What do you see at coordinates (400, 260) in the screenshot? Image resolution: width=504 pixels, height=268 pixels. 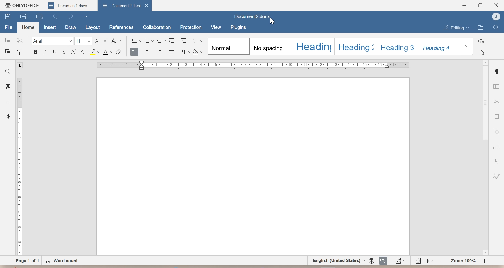 I see `Track changes` at bounding box center [400, 260].